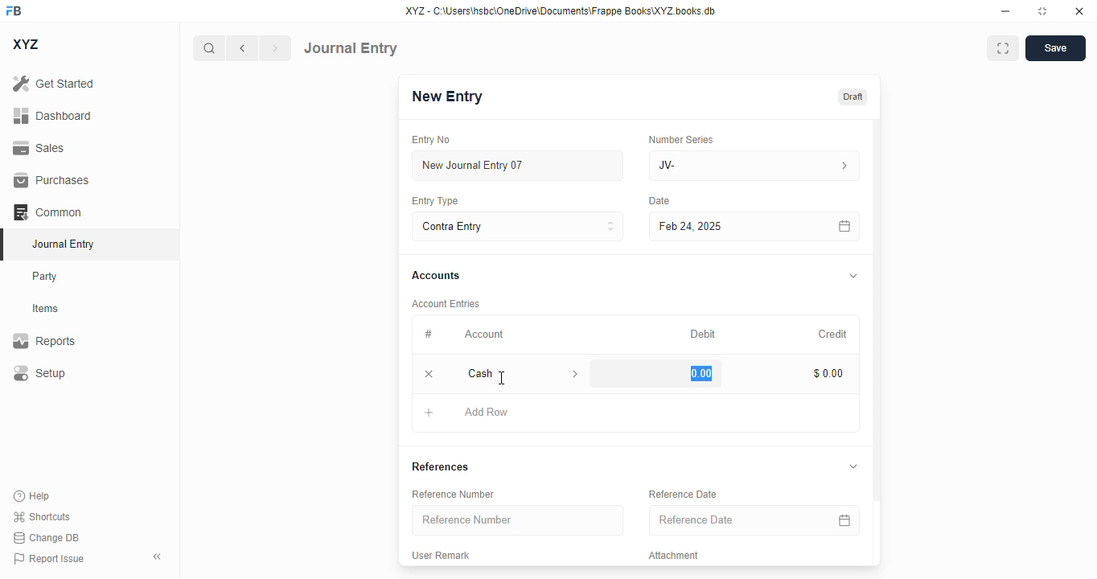  Describe the element at coordinates (429, 413) in the screenshot. I see `add button` at that location.